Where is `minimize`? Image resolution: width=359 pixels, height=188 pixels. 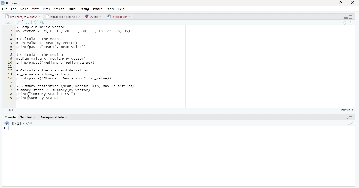 minimize is located at coordinates (346, 17).